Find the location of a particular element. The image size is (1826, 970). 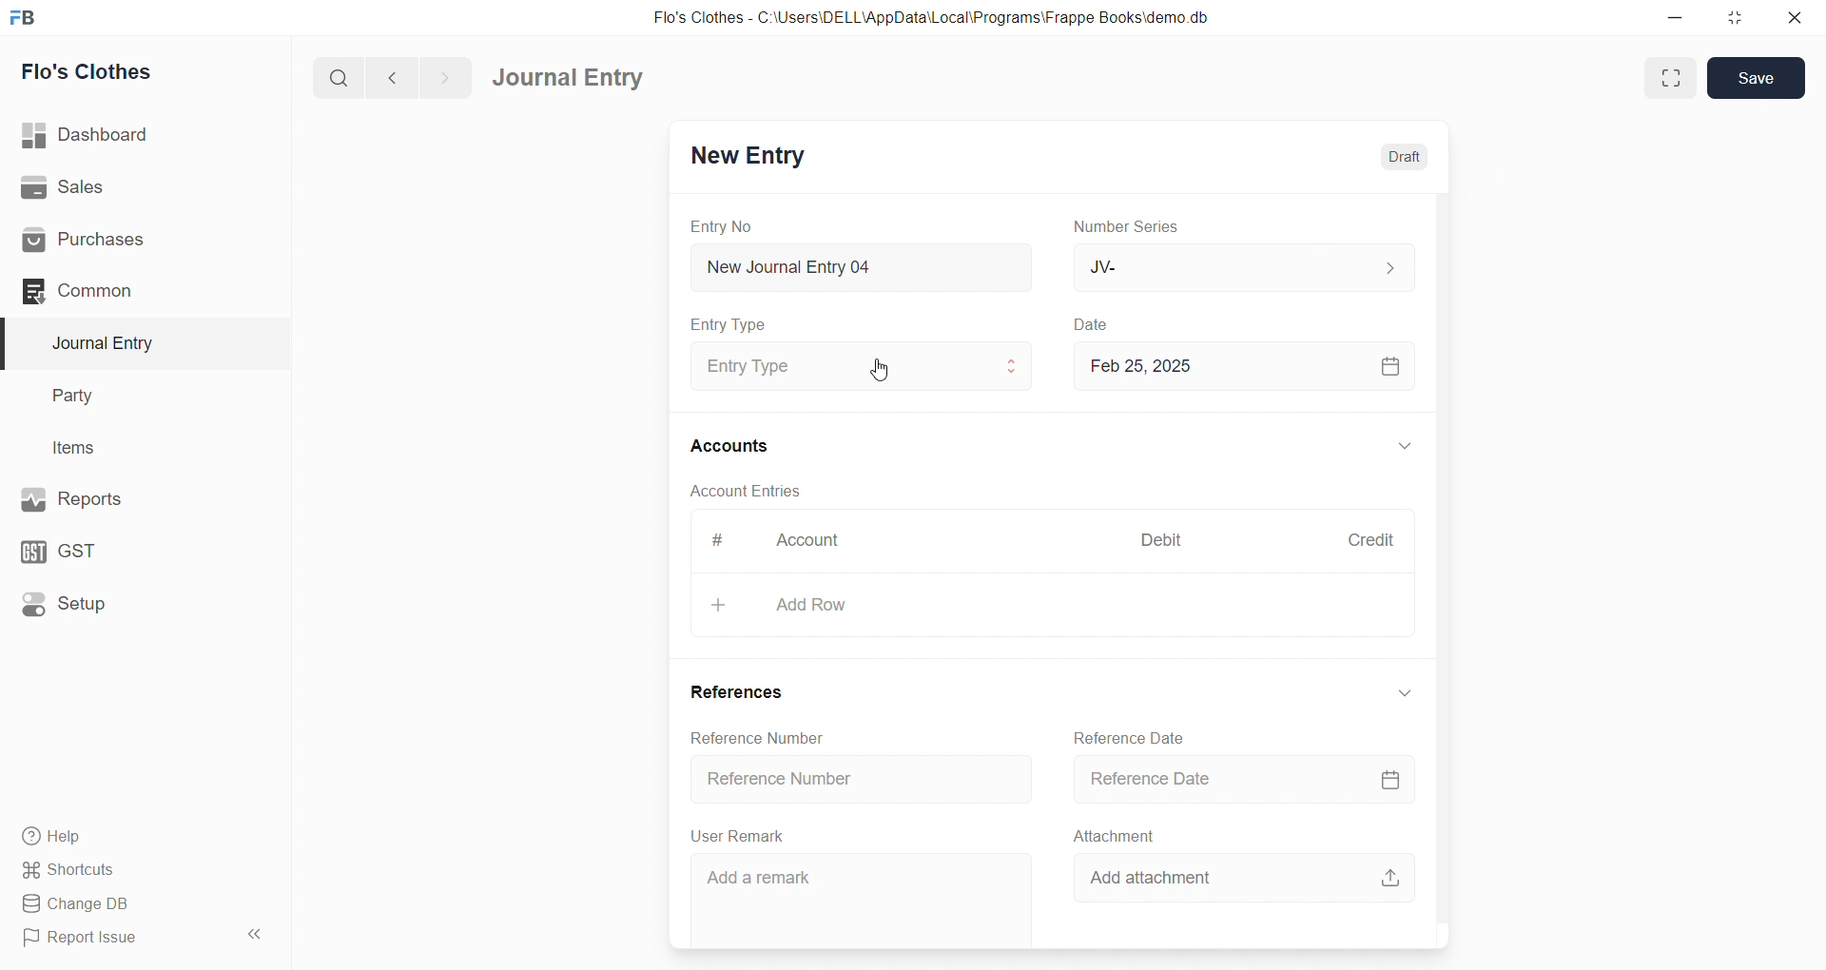

Purchases is located at coordinates (136, 241).